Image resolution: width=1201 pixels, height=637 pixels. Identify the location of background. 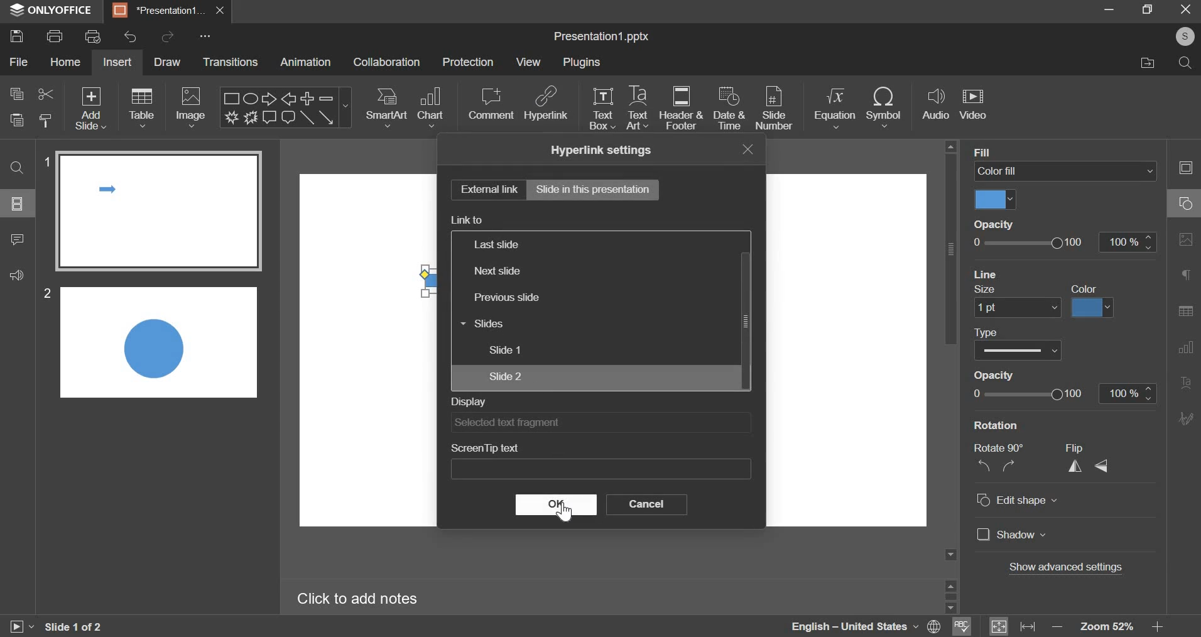
(1009, 152).